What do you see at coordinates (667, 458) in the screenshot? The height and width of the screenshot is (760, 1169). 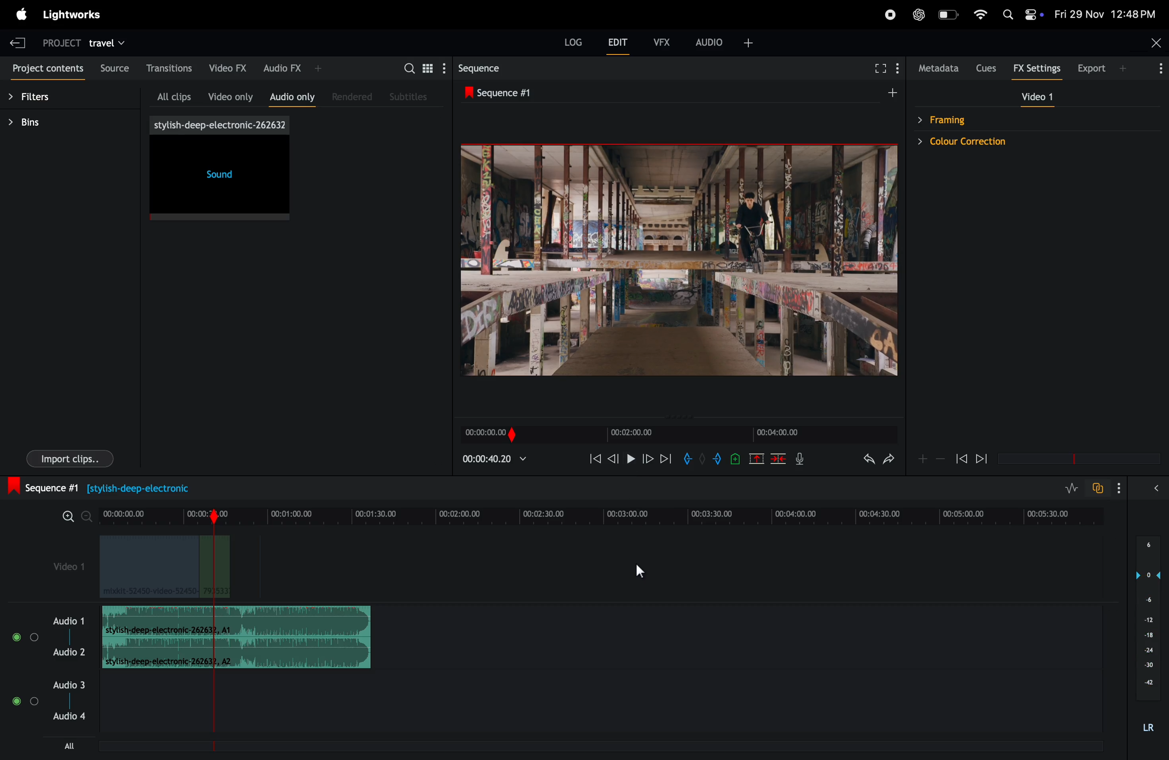 I see `next` at bounding box center [667, 458].